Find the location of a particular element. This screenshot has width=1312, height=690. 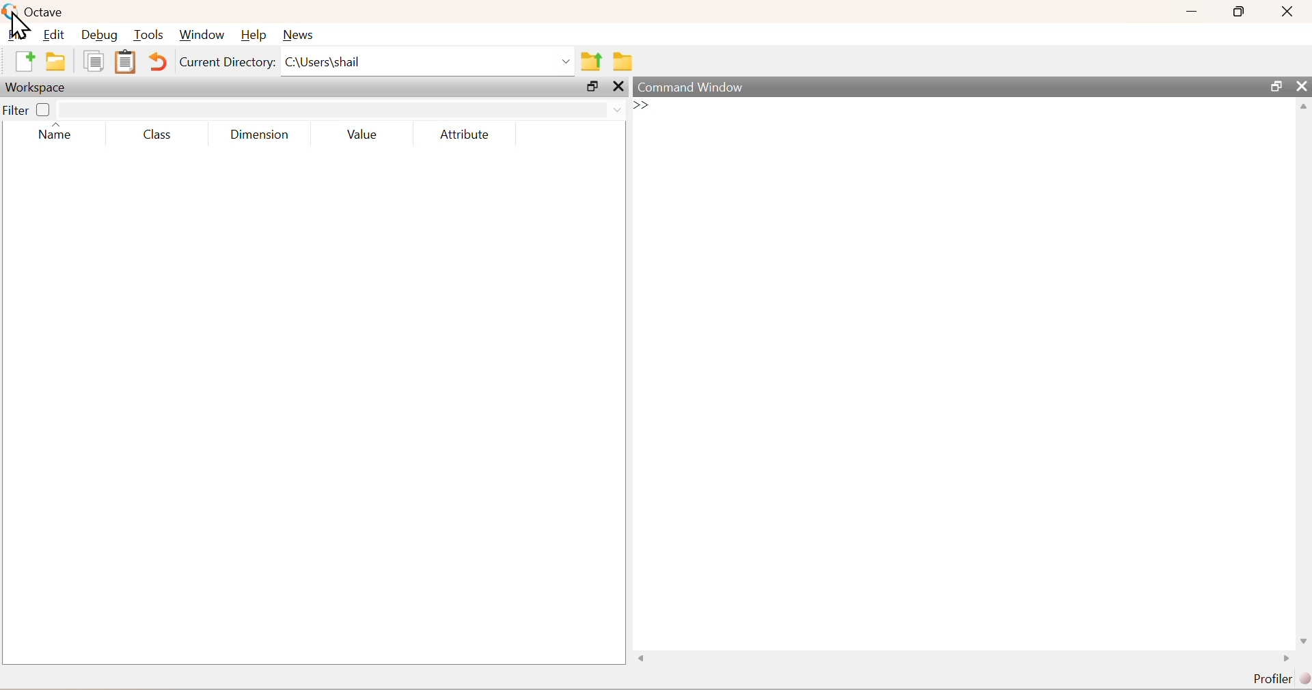

News is located at coordinates (297, 36).